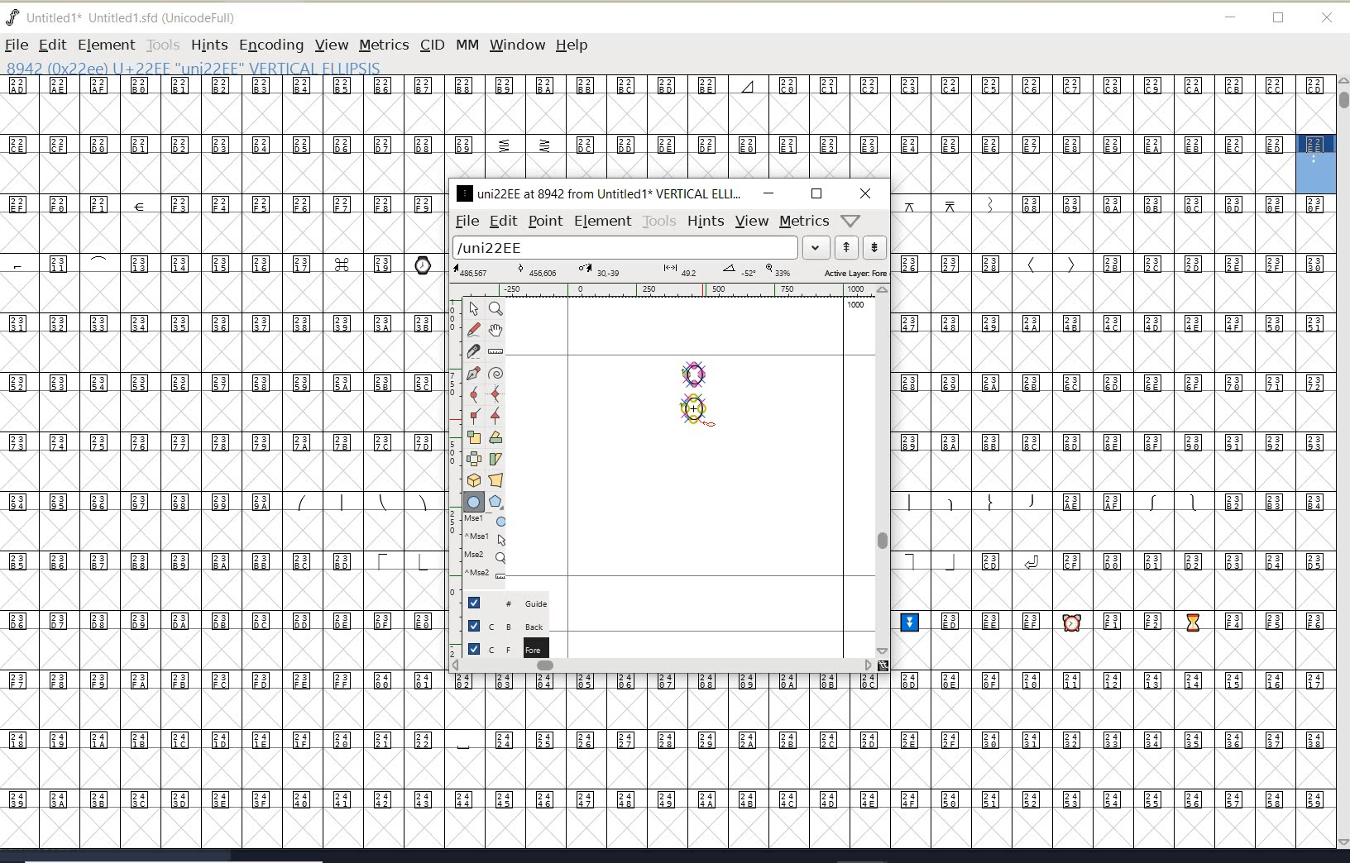 This screenshot has height=863, width=1350. What do you see at coordinates (487, 547) in the screenshot?
I see `cursor events on the open new outline window` at bounding box center [487, 547].